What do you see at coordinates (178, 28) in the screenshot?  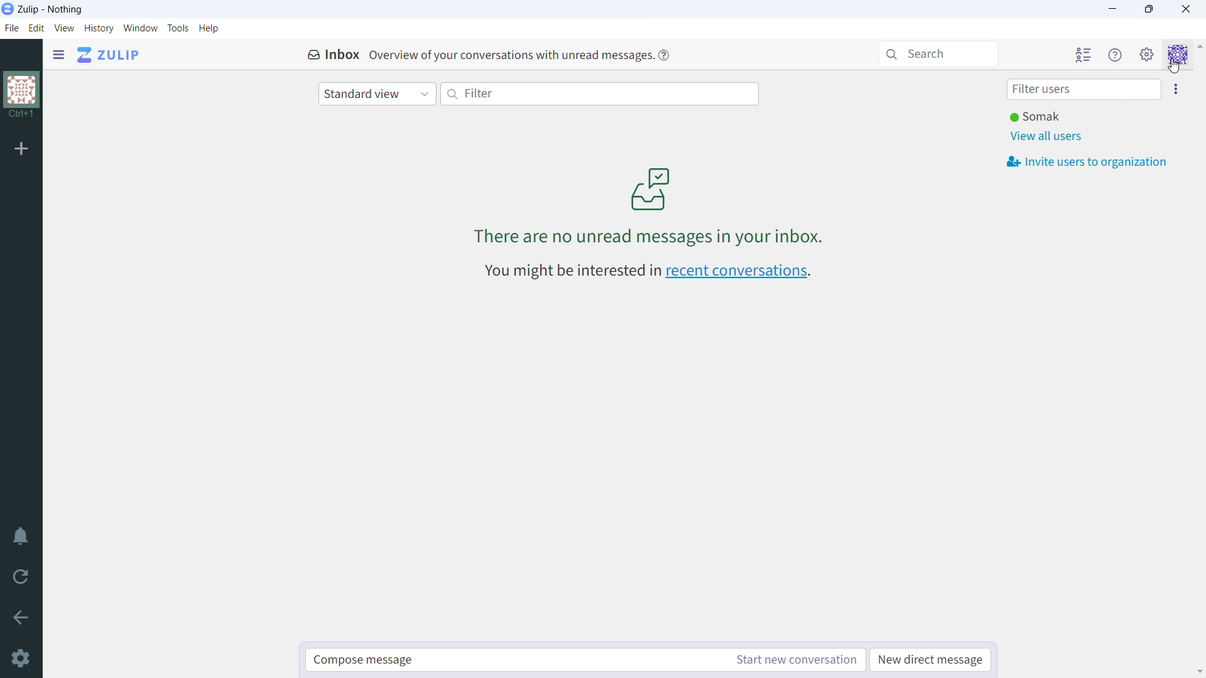 I see `tools` at bounding box center [178, 28].